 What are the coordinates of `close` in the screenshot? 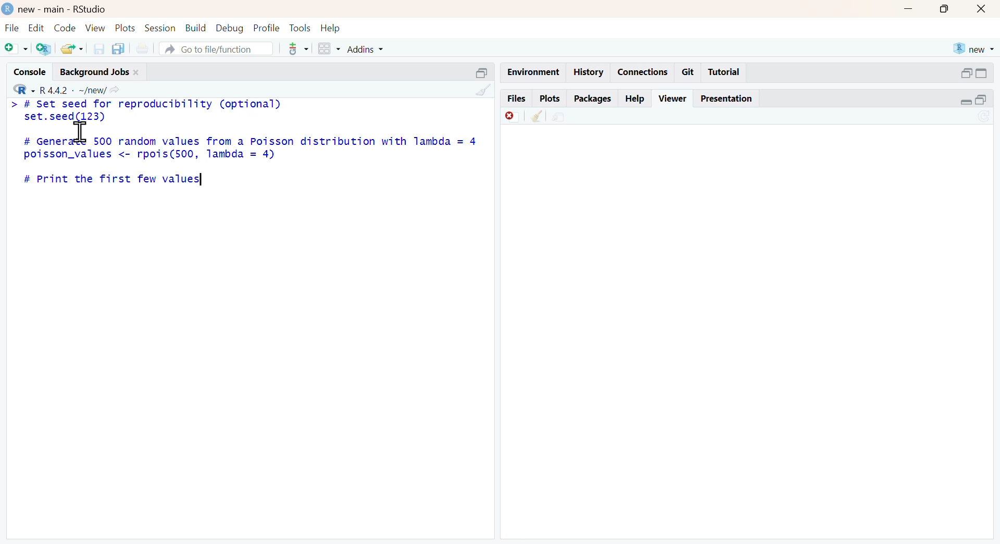 It's located at (982, 9).